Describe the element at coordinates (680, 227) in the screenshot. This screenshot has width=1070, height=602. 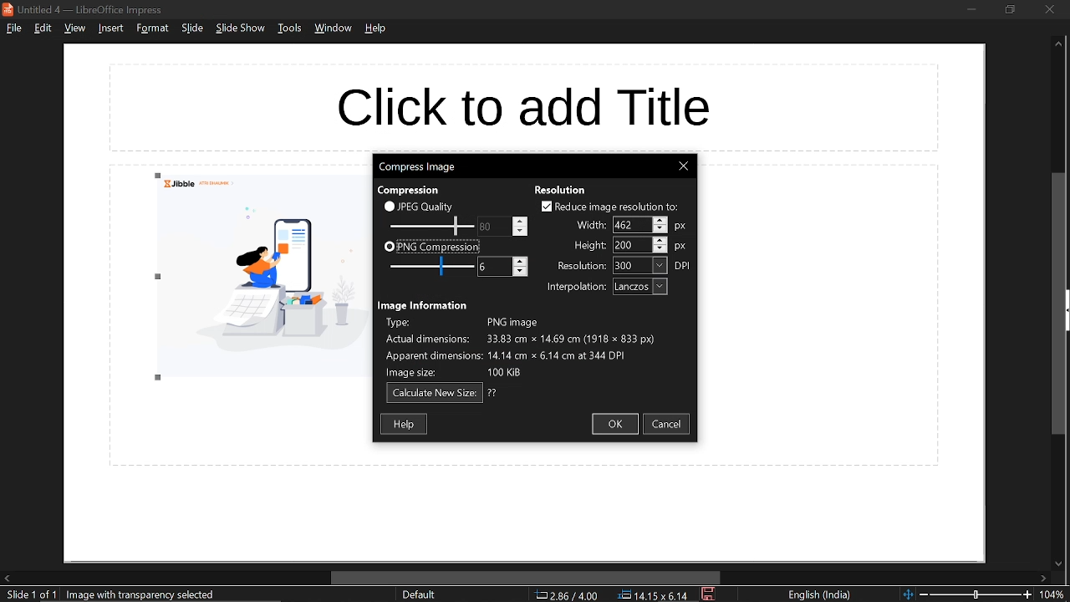
I see `width unit: px` at that location.